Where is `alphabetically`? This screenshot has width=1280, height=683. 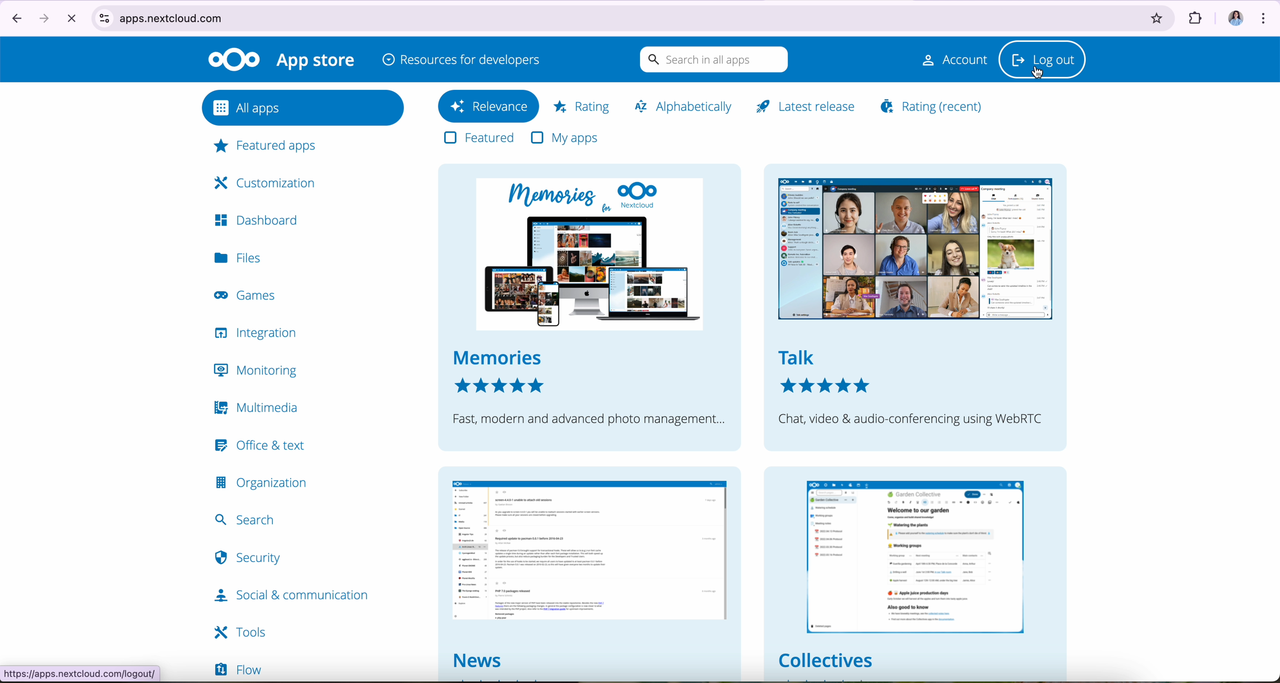
alphabetically is located at coordinates (682, 104).